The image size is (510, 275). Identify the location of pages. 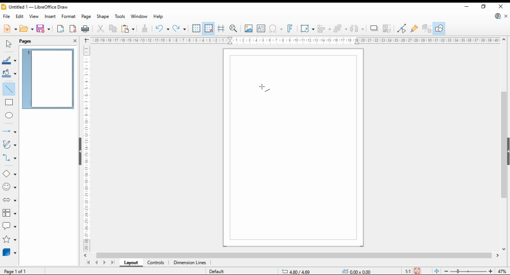
(29, 41).